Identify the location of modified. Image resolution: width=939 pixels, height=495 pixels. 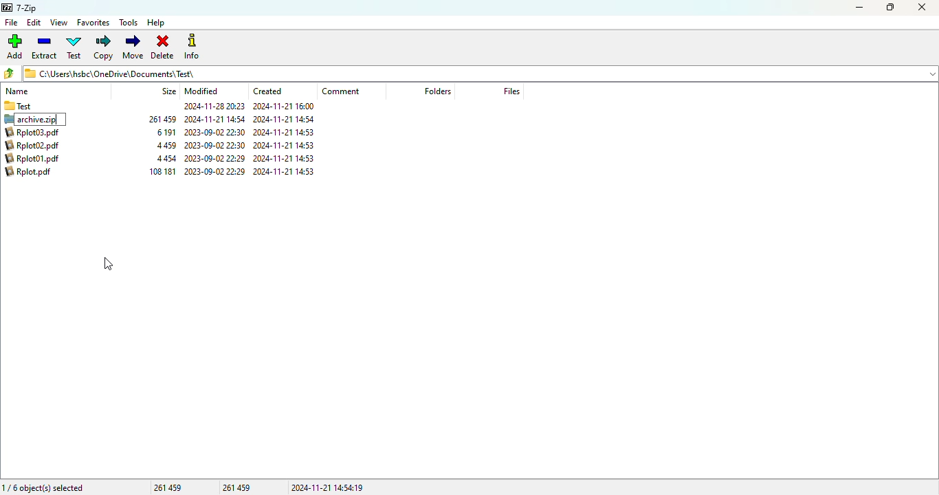
(202, 91).